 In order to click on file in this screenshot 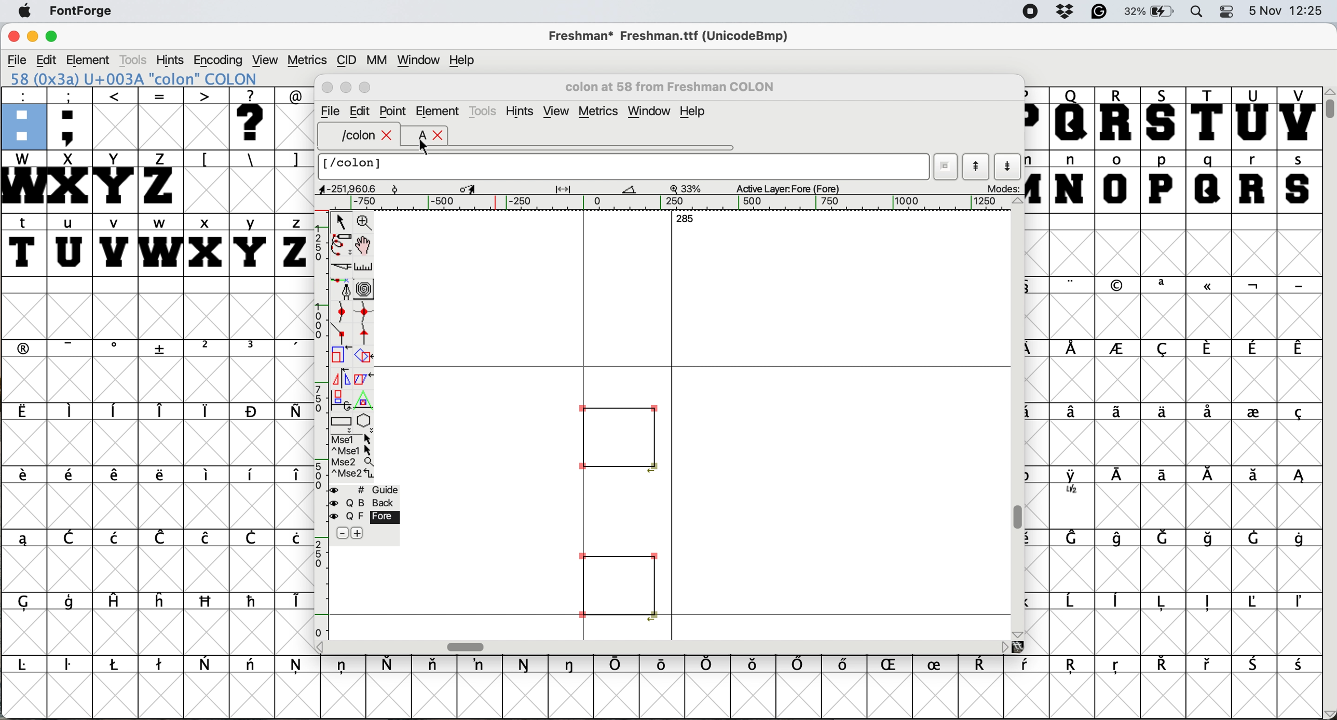, I will do `click(330, 110)`.